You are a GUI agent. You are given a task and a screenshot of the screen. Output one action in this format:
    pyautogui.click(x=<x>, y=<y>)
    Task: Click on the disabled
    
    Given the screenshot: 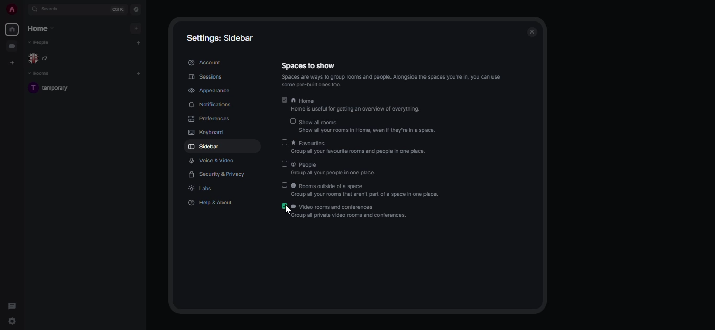 What is the action you would take?
    pyautogui.click(x=285, y=164)
    